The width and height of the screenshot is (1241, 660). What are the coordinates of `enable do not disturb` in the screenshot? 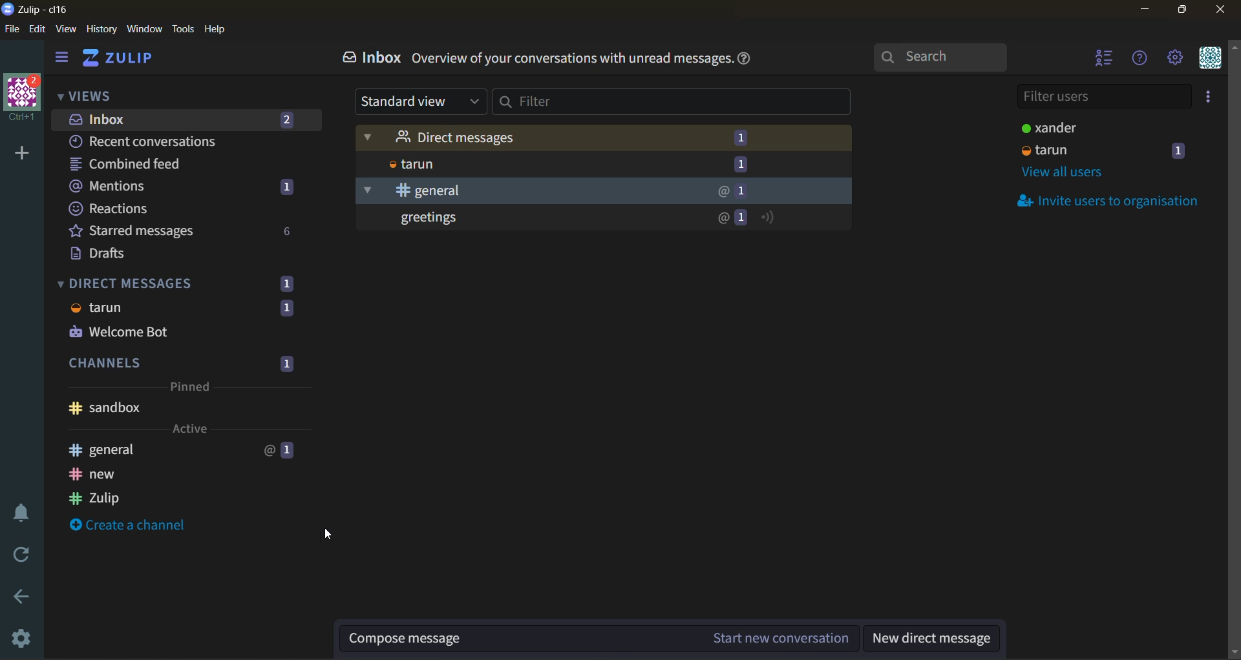 It's located at (19, 512).